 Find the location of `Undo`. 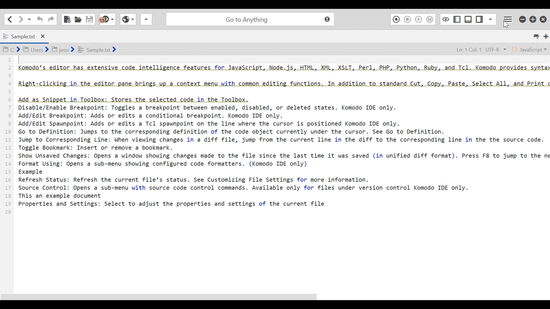

Undo is located at coordinates (39, 19).